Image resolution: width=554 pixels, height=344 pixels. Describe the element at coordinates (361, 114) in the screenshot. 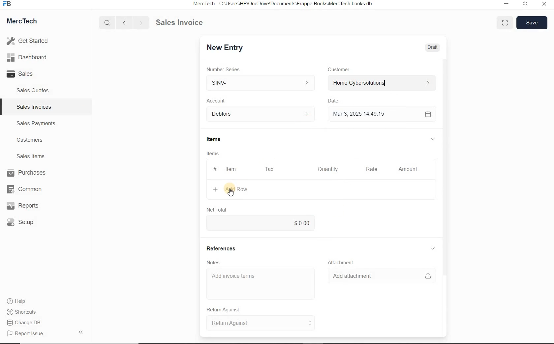

I see `Mar 3, 2025 14:49:15` at that location.